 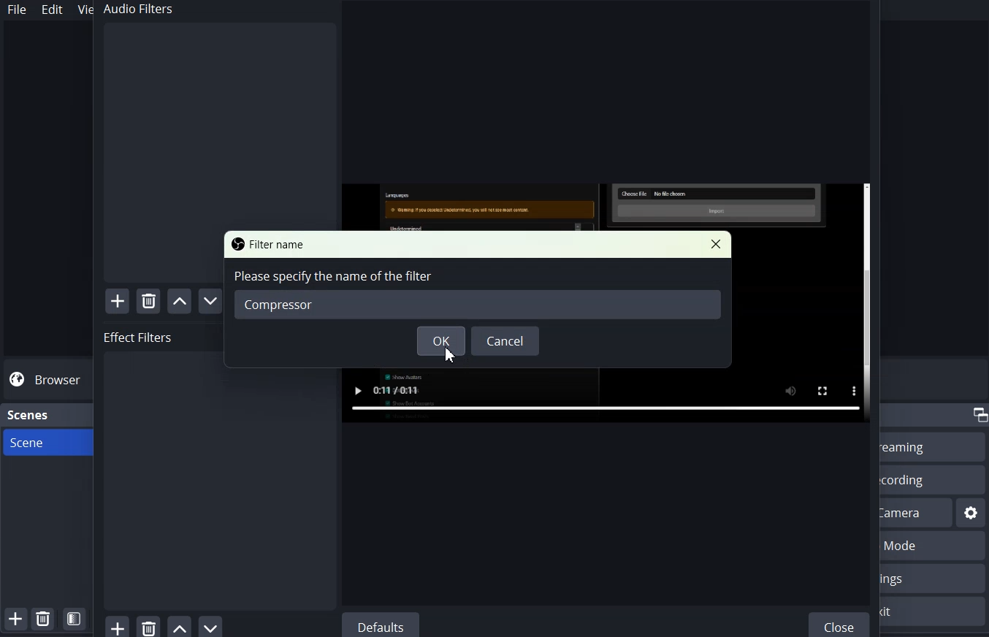 What do you see at coordinates (449, 356) in the screenshot?
I see `cursor` at bounding box center [449, 356].